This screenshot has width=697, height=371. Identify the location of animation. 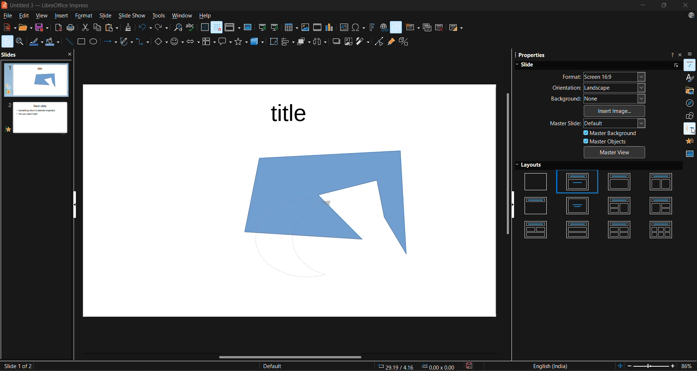
(690, 142).